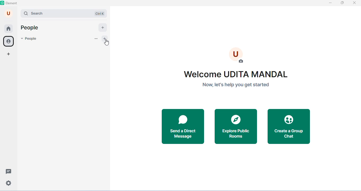 The height and width of the screenshot is (191, 361). I want to click on maximize, so click(342, 3).